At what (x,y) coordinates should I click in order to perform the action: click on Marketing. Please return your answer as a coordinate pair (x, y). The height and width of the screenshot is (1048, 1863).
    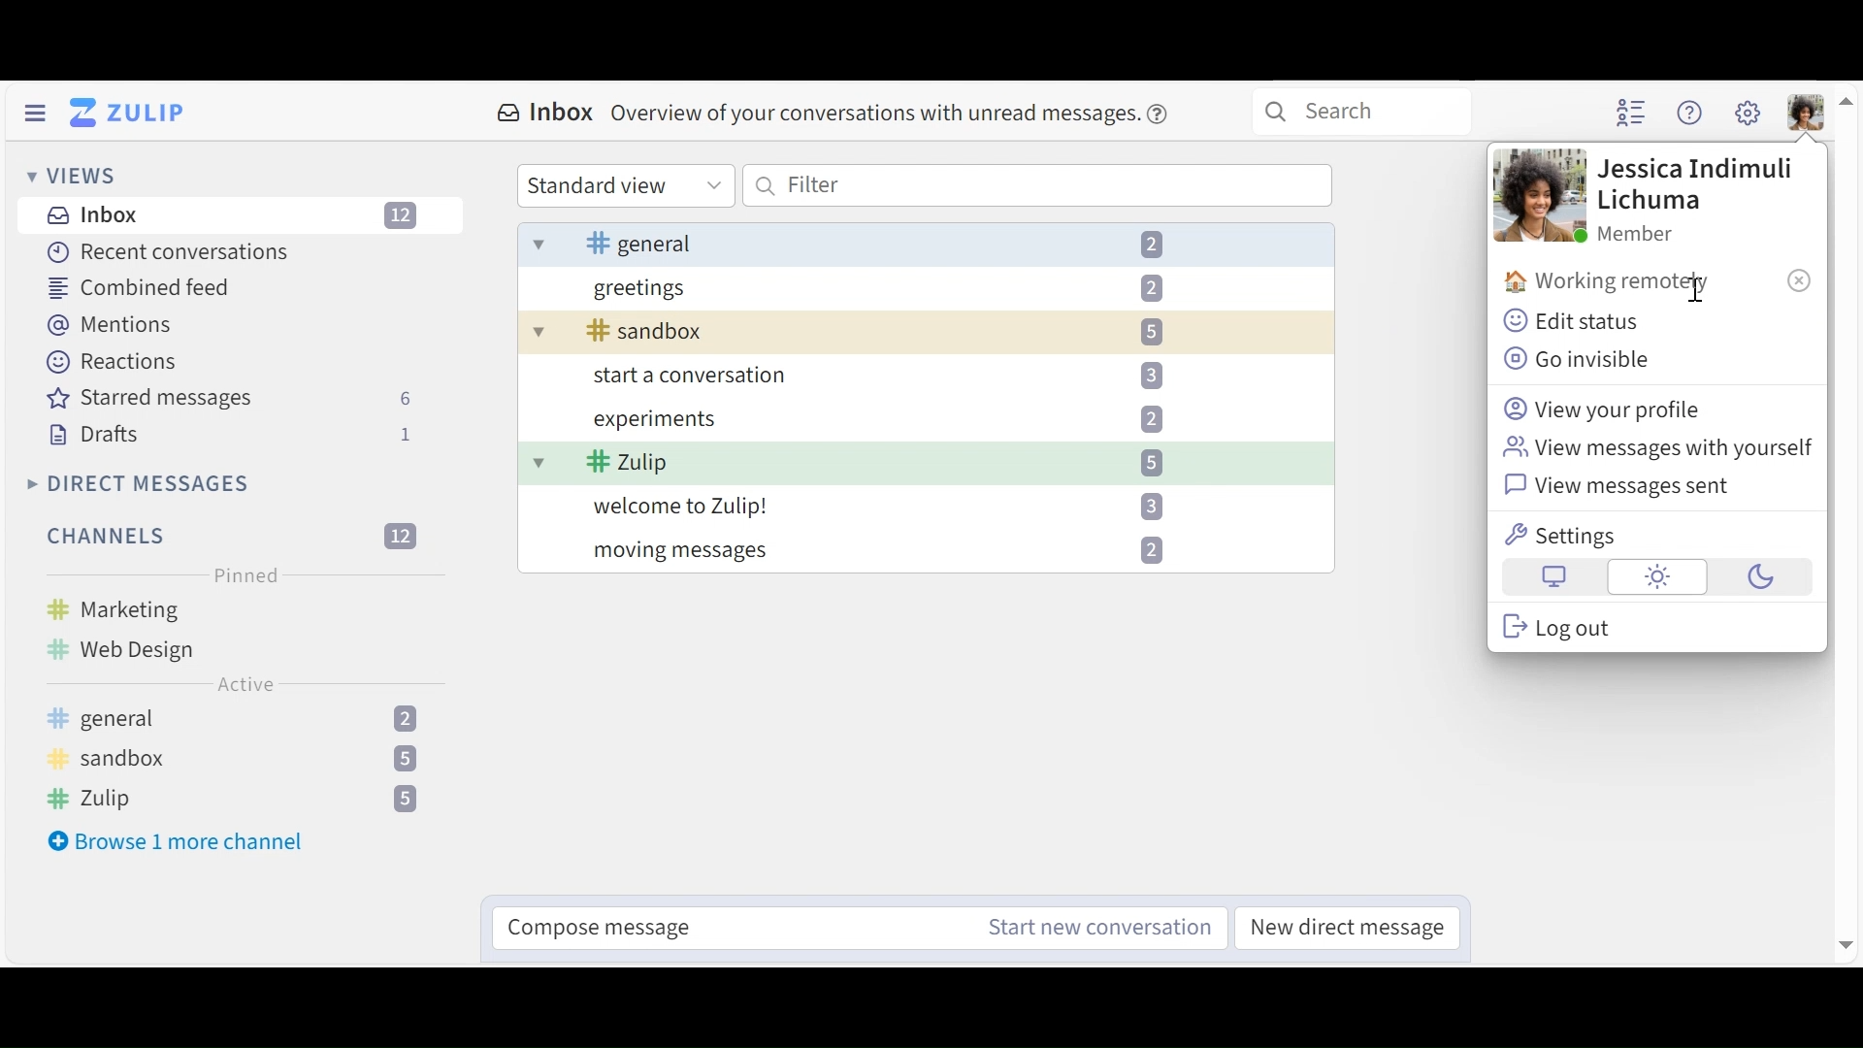
    Looking at the image, I should click on (109, 606).